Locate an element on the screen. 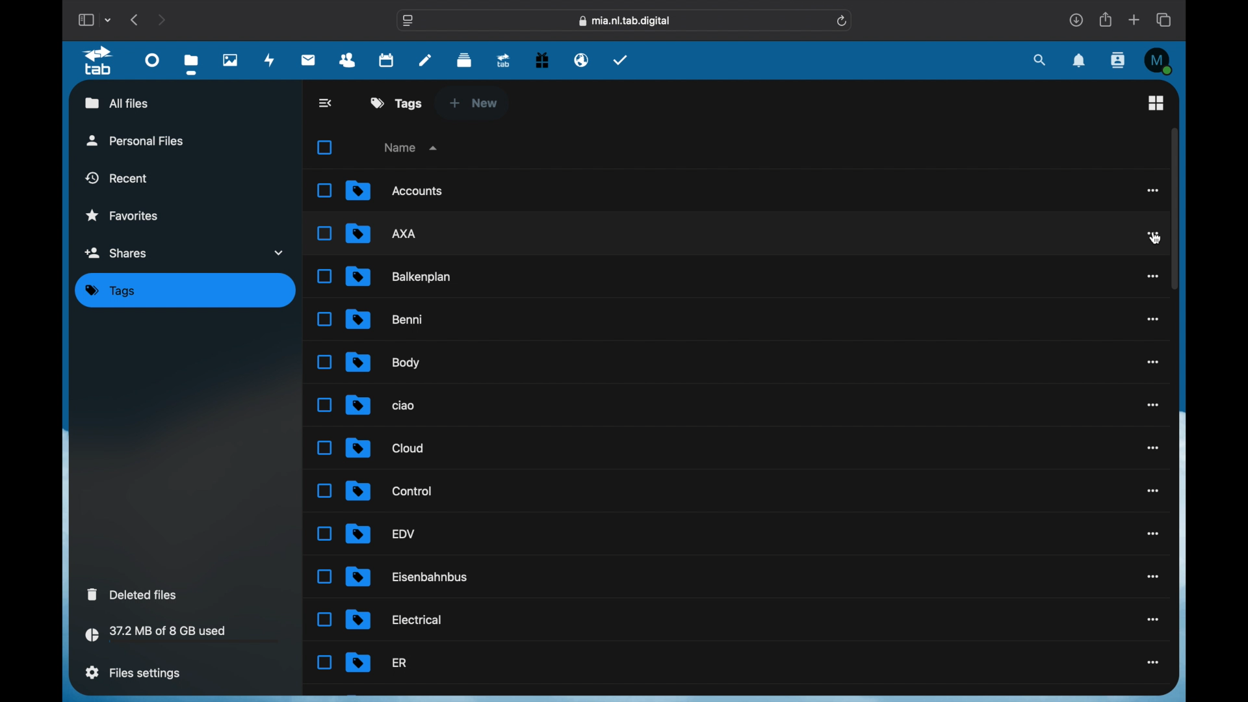 This screenshot has height=702, width=1248. recent is located at coordinates (118, 177).